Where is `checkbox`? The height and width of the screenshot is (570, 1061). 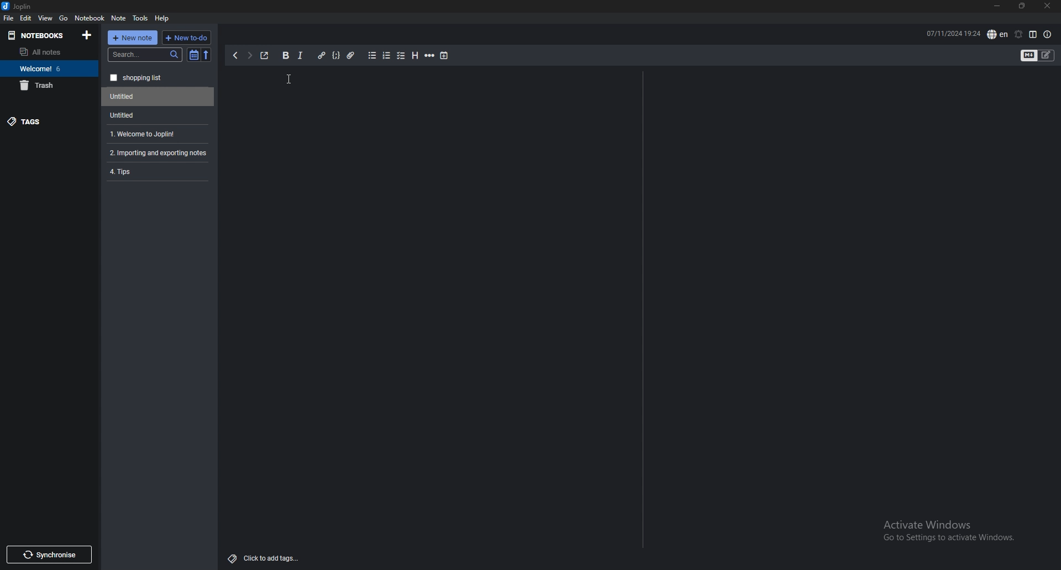
checkbox is located at coordinates (401, 56).